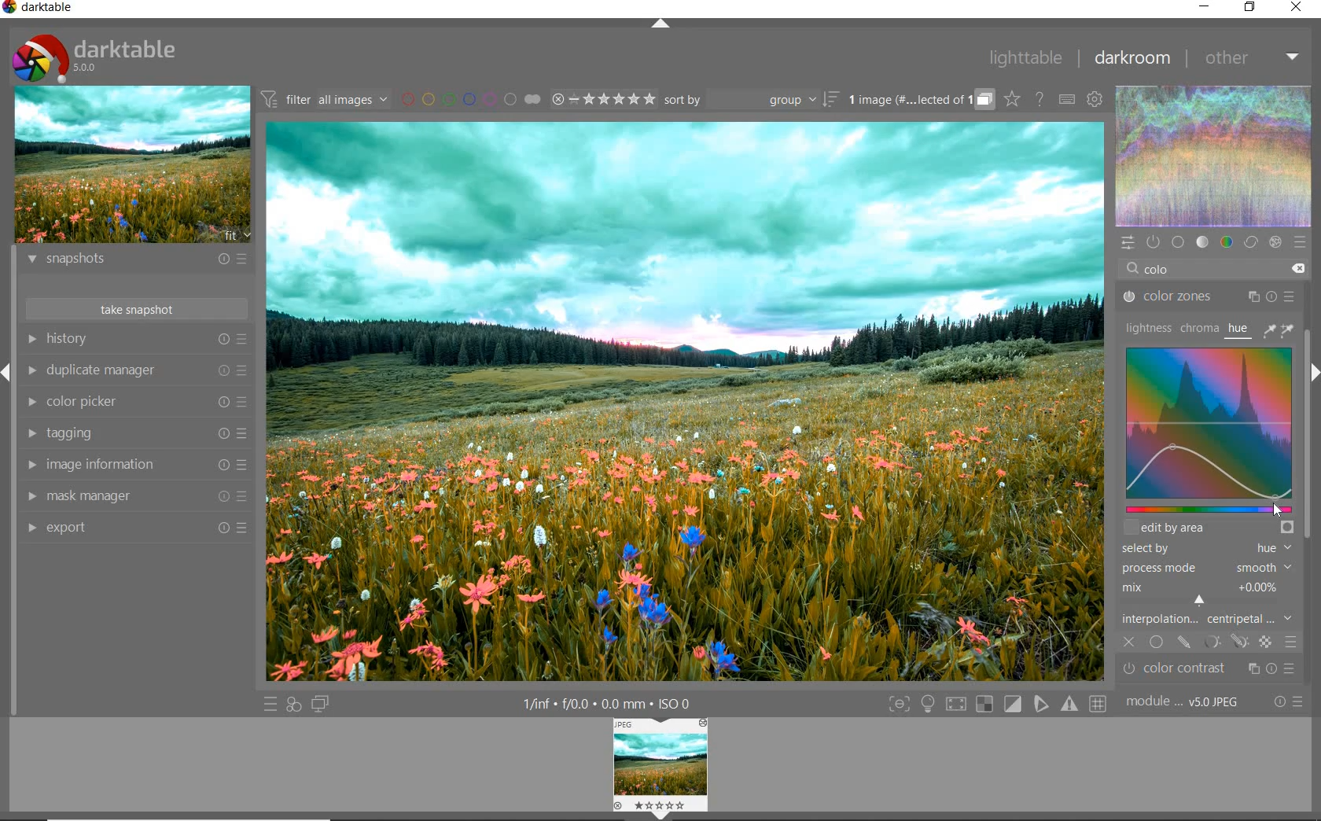  Describe the element at coordinates (997, 705) in the screenshot. I see `Toggle modes` at that location.